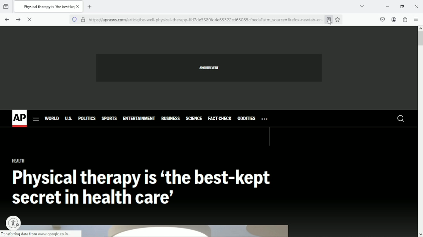  What do you see at coordinates (139, 118) in the screenshot?
I see `ENTERTAINMENT ` at bounding box center [139, 118].